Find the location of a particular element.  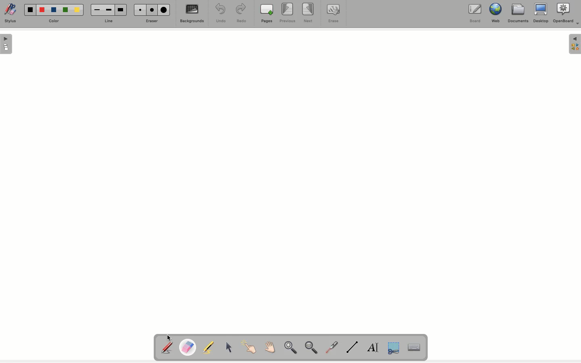

Medium is located at coordinates (109, 10).